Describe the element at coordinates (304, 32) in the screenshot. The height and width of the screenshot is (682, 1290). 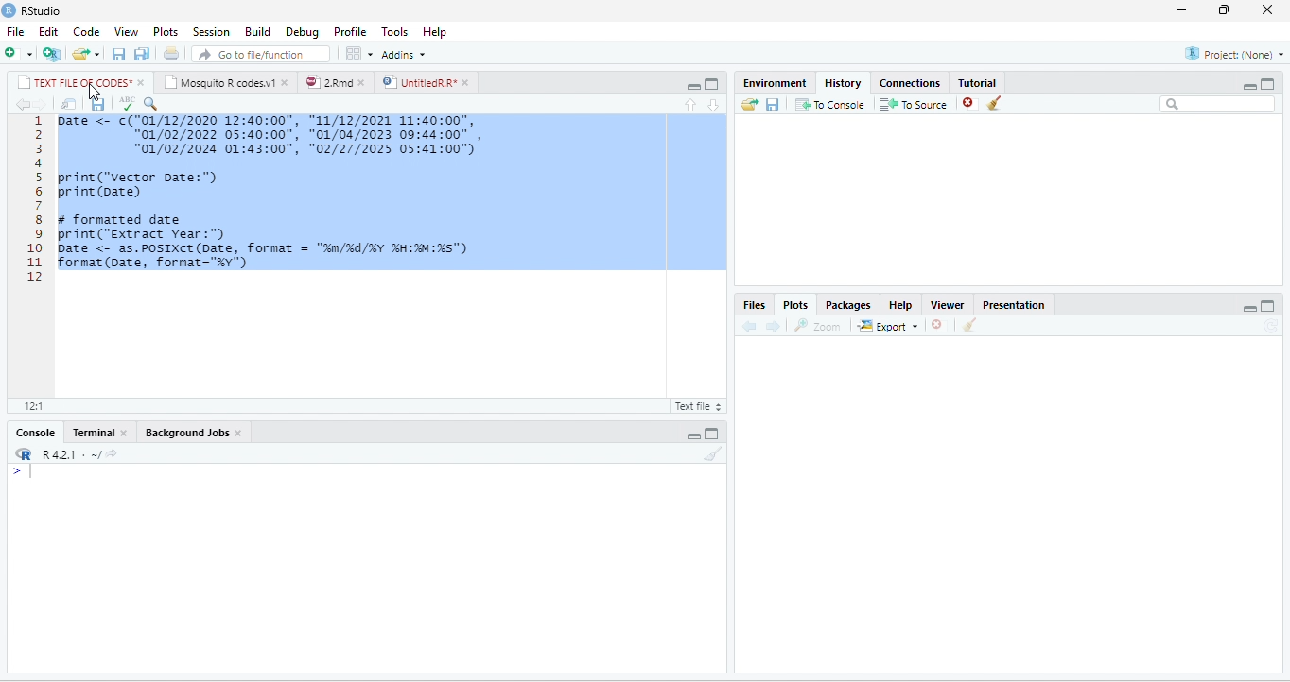
I see `Debug` at that location.